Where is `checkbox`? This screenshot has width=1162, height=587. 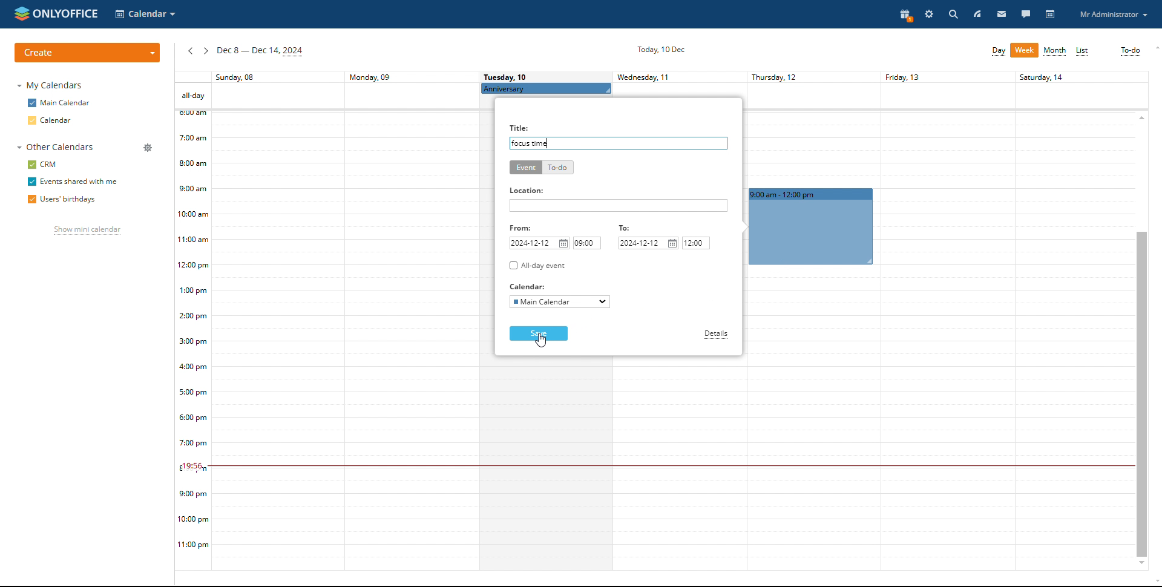
checkbox is located at coordinates (30, 199).